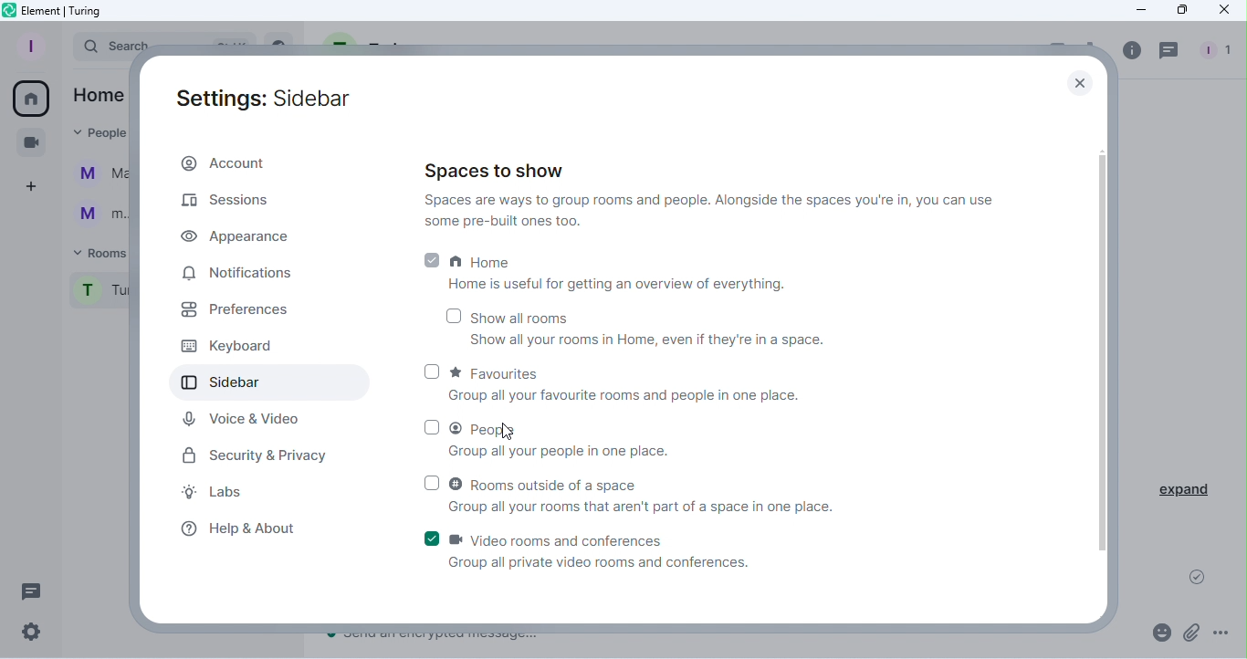  I want to click on m...@t..., so click(97, 214).